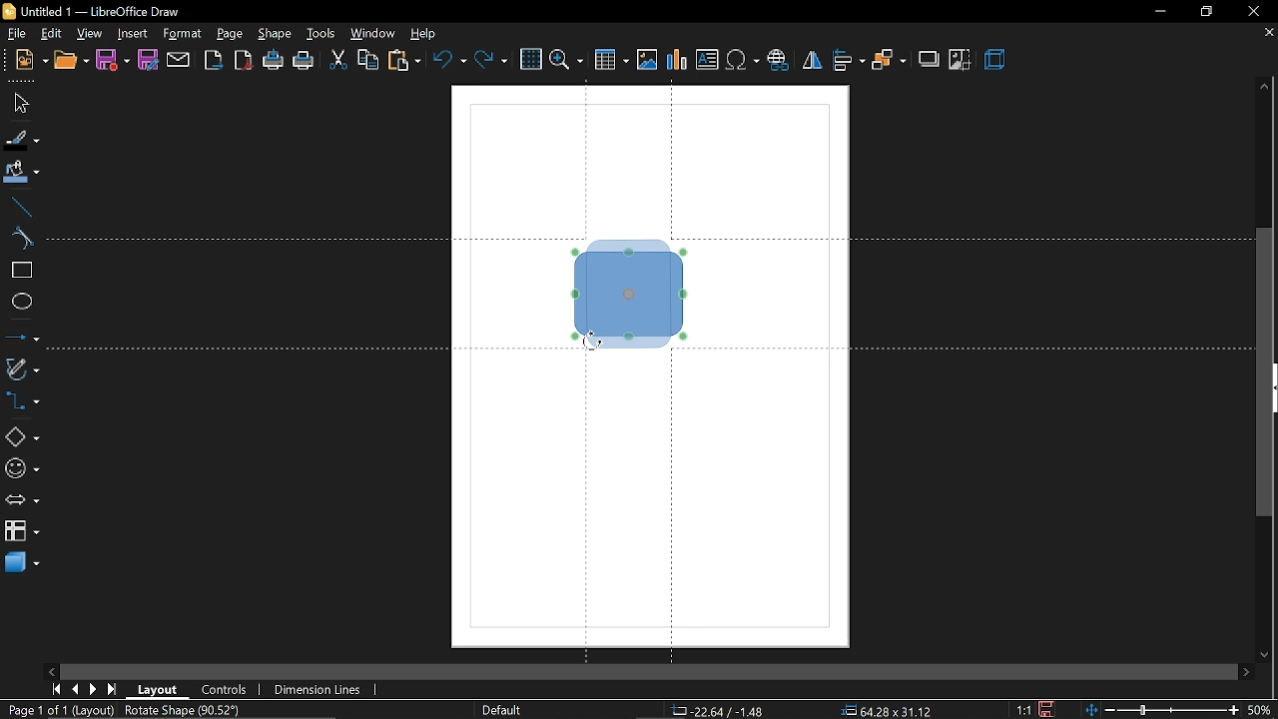 This screenshot has height=719, width=1278. Describe the element at coordinates (17, 104) in the screenshot. I see `select` at that location.